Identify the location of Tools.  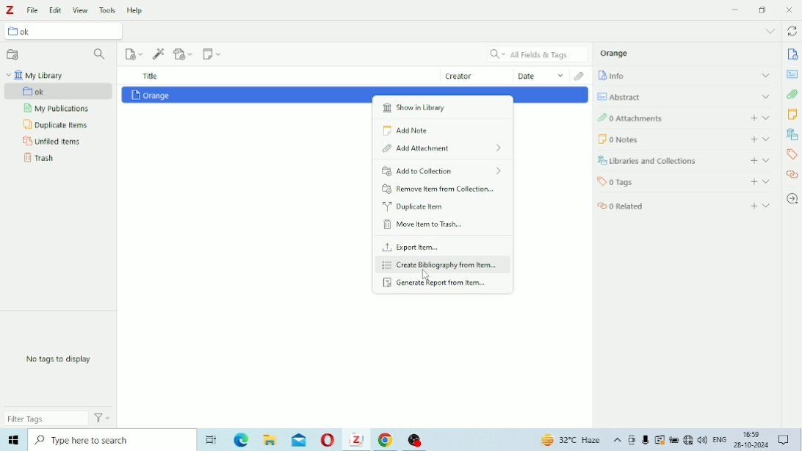
(108, 10).